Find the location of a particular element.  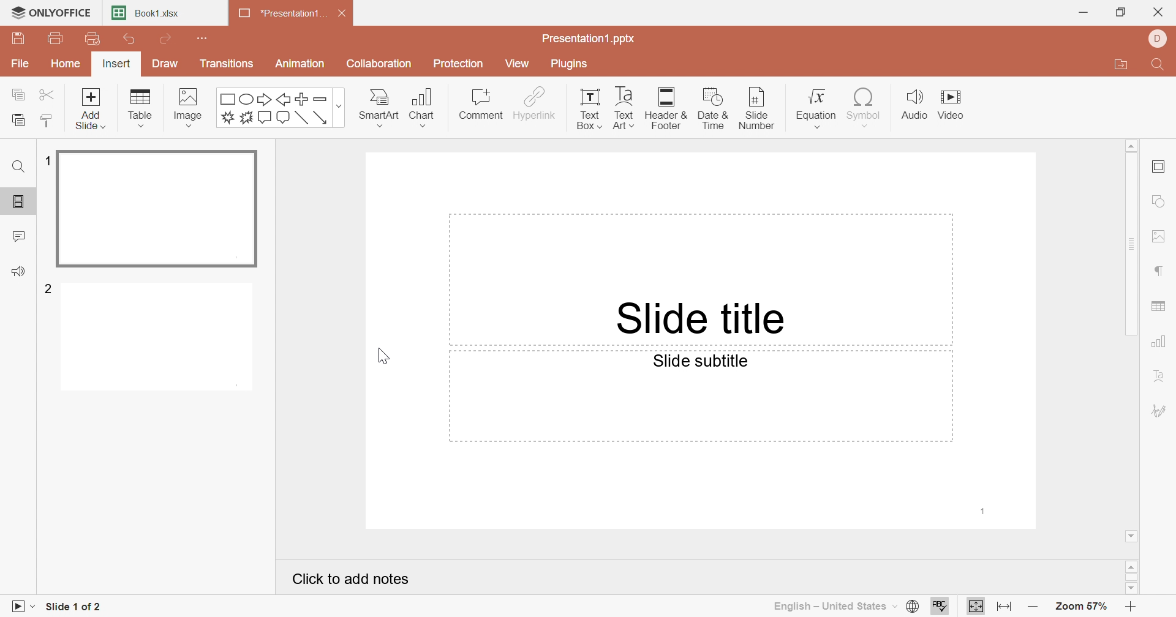

Find is located at coordinates (17, 166).